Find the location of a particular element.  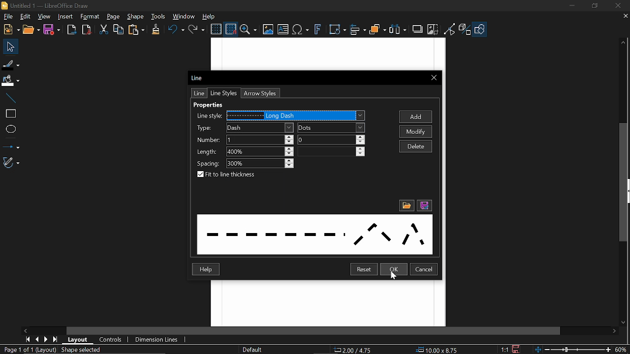

Display grid is located at coordinates (216, 29).